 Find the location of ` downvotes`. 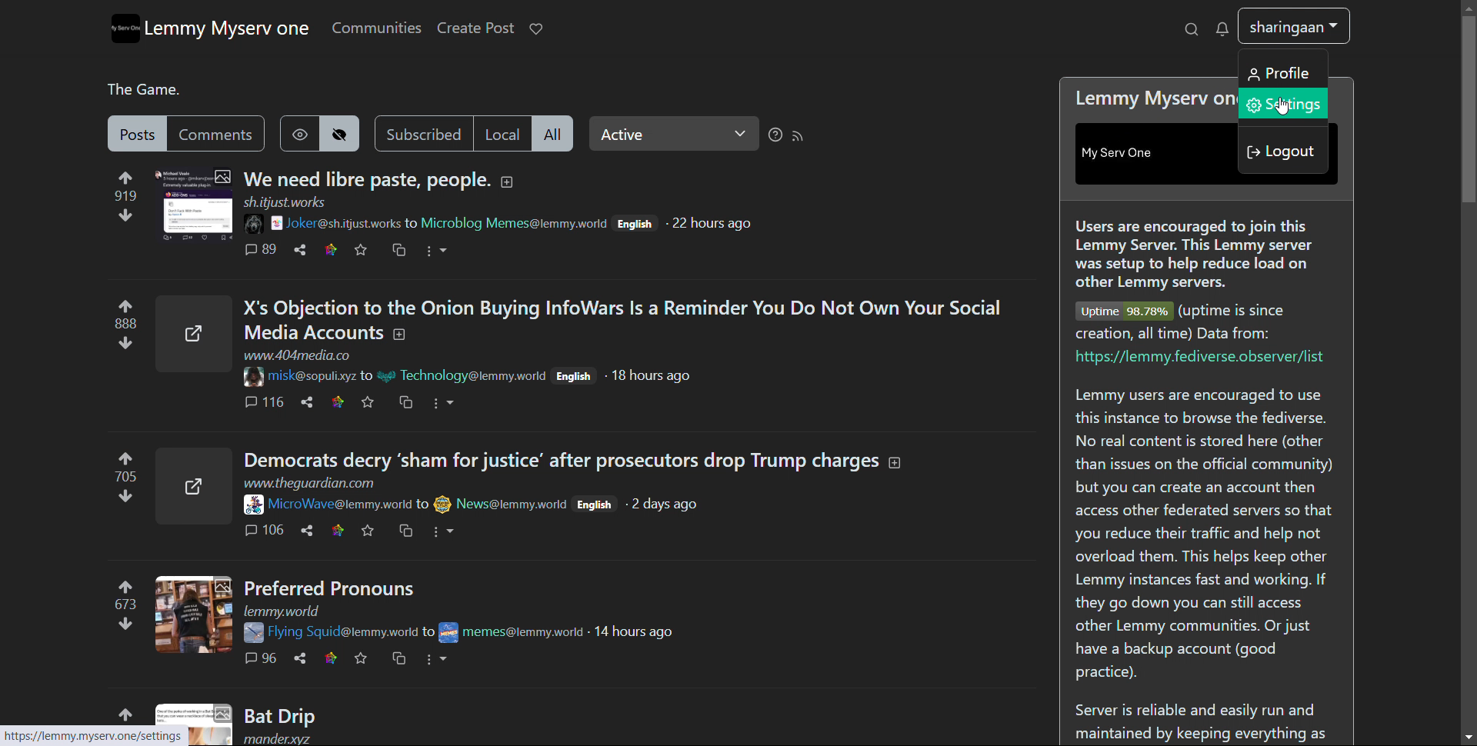

 downvotes is located at coordinates (126, 218).